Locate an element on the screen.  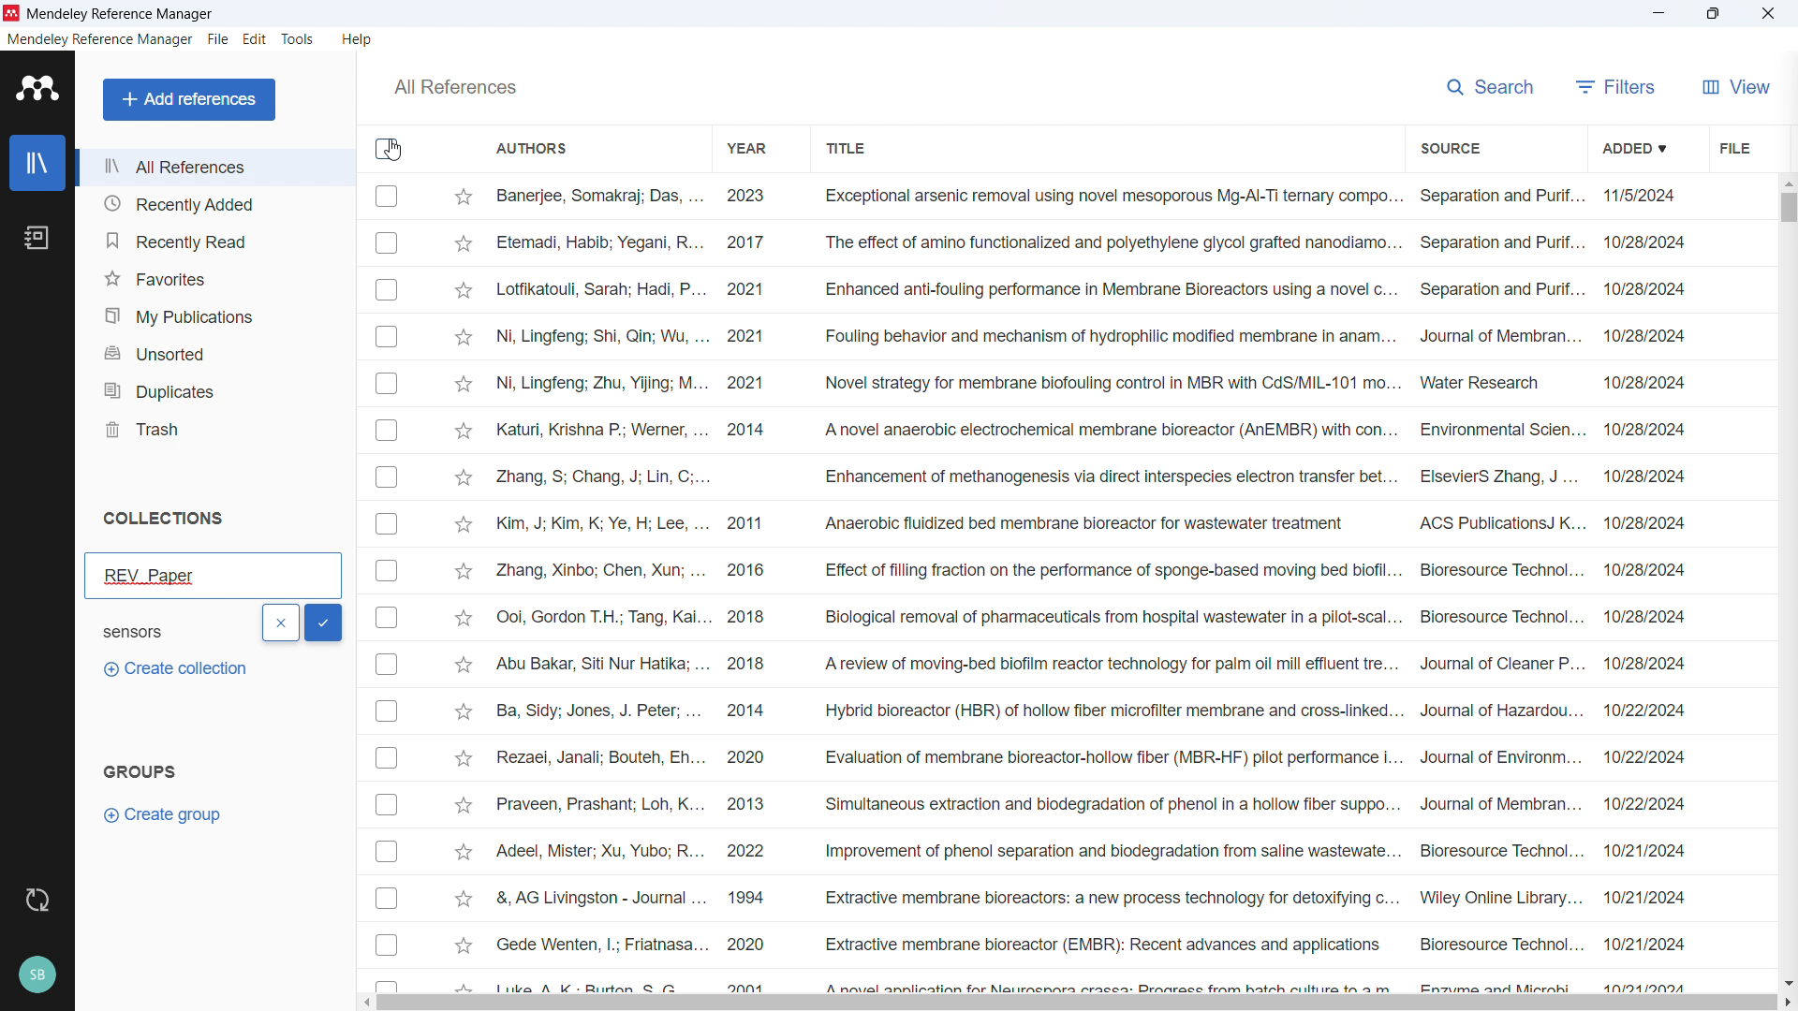
Year is located at coordinates (749, 147).